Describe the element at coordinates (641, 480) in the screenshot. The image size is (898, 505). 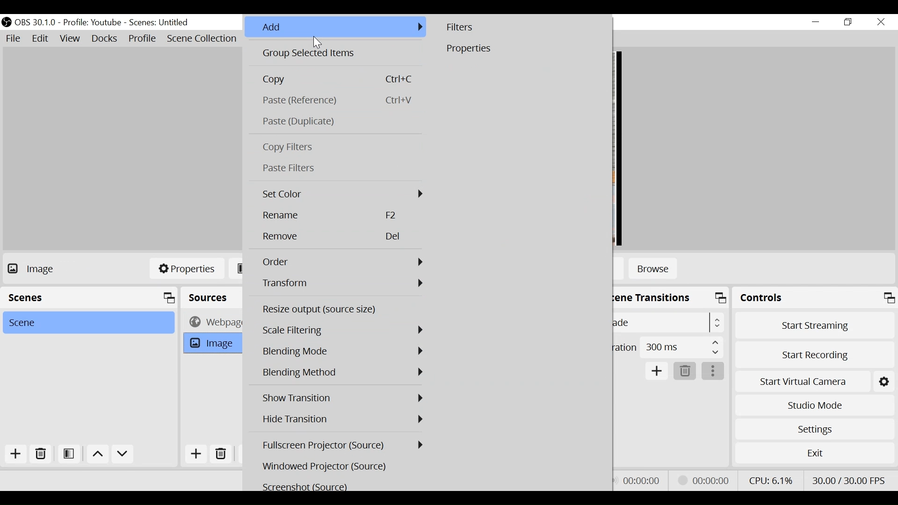
I see `Live Status` at that location.